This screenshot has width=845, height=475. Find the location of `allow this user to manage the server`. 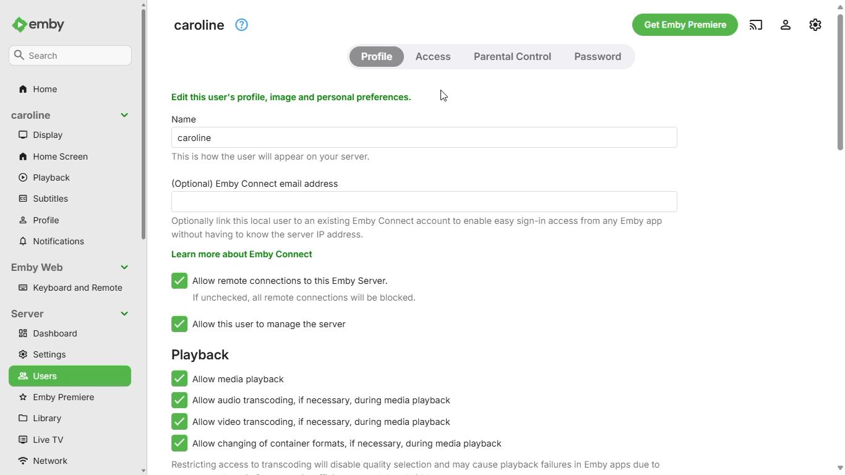

allow this user to manage the server is located at coordinates (259, 324).